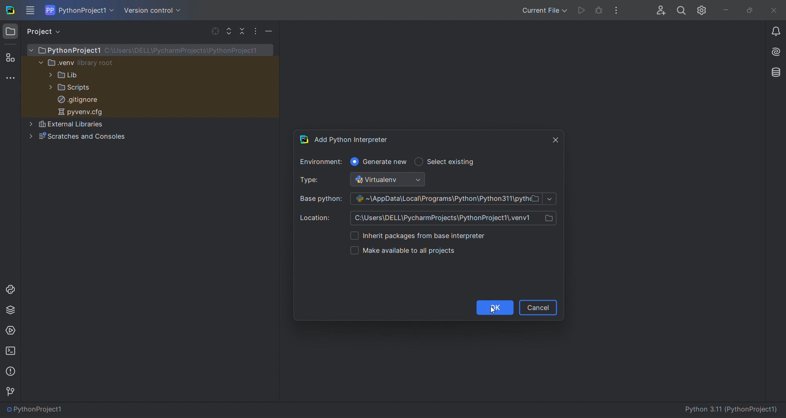 The width and height of the screenshot is (786, 418). I want to click on main menu, so click(31, 10).